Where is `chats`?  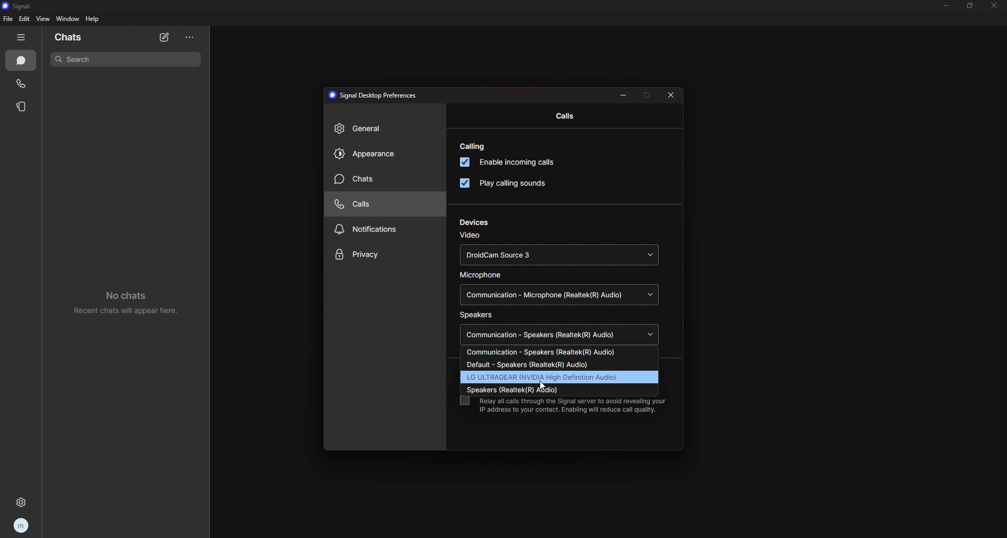 chats is located at coordinates (71, 38).